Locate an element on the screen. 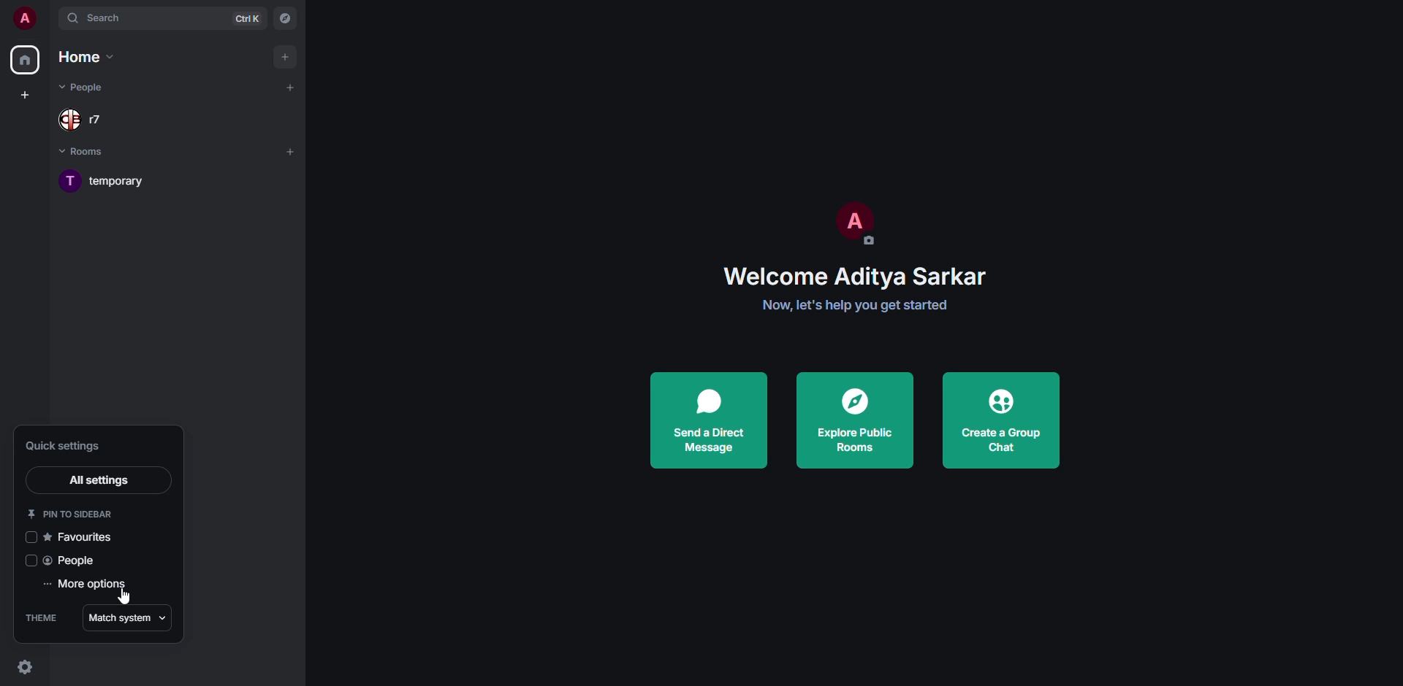  quick settings is located at coordinates (64, 445).